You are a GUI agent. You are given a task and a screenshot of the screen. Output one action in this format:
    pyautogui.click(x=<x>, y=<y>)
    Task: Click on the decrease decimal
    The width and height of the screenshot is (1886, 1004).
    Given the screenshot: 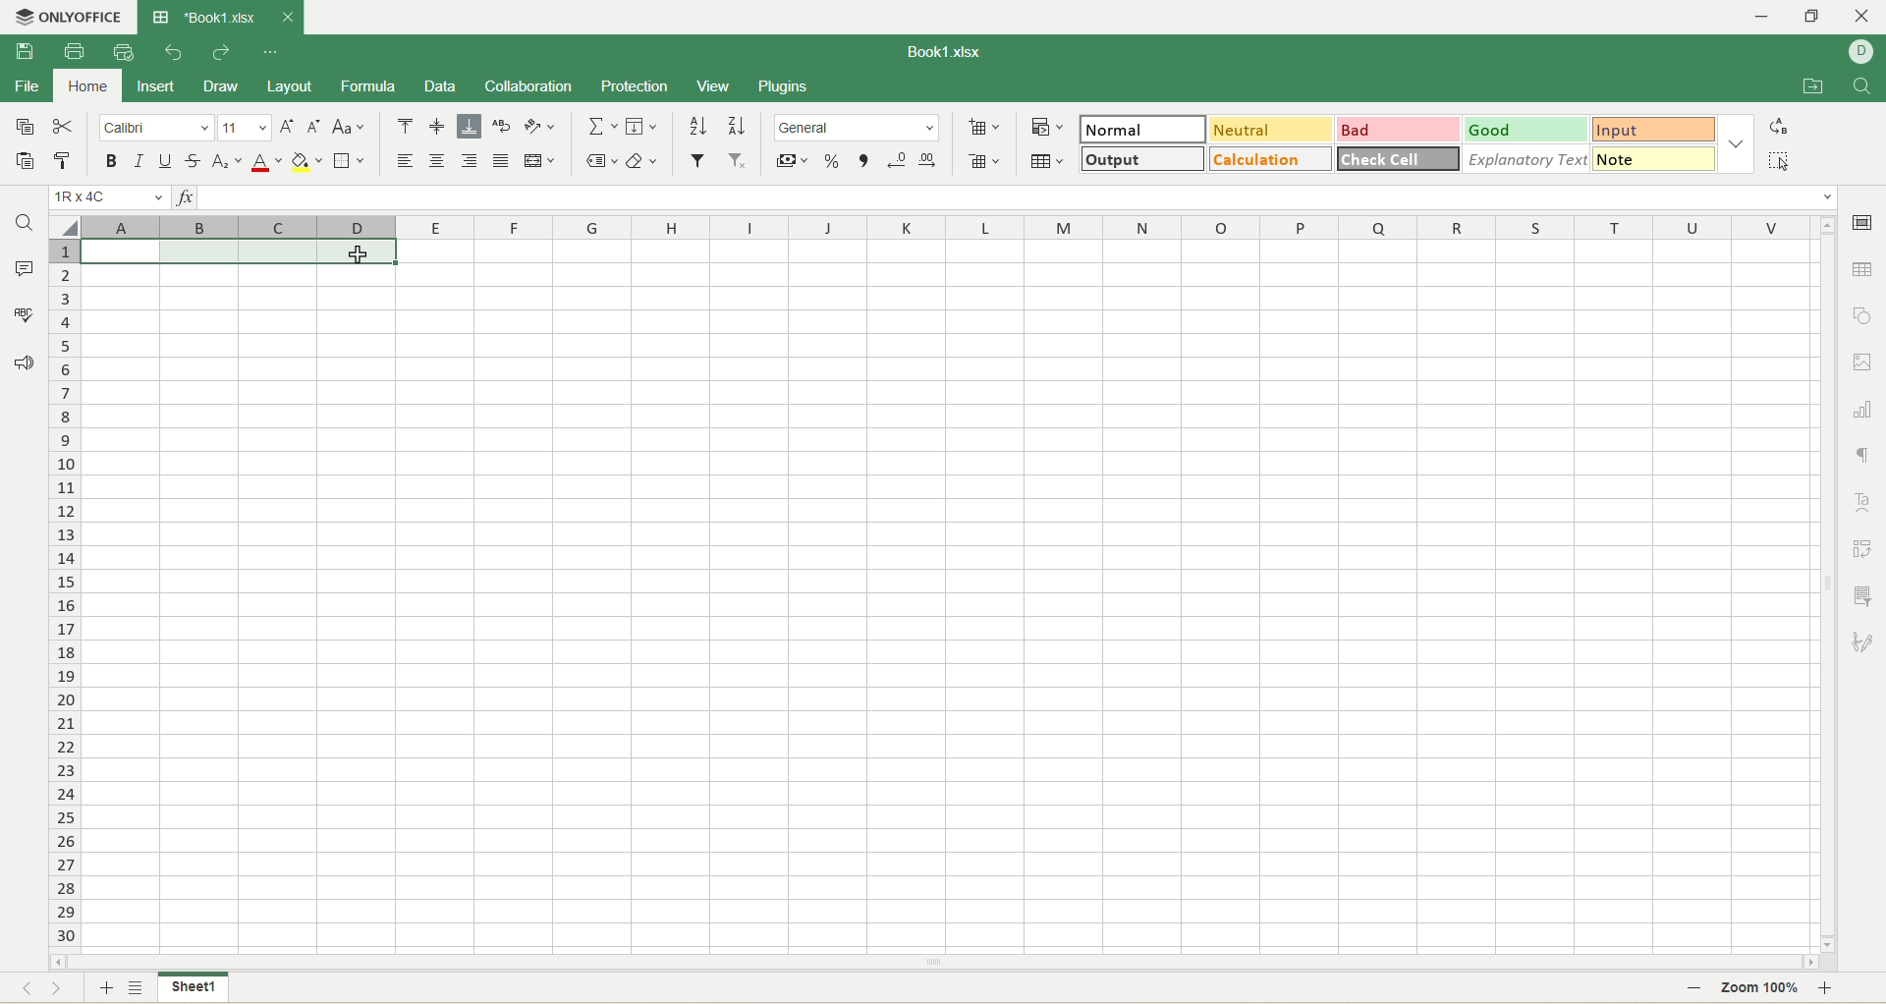 What is the action you would take?
    pyautogui.click(x=893, y=159)
    